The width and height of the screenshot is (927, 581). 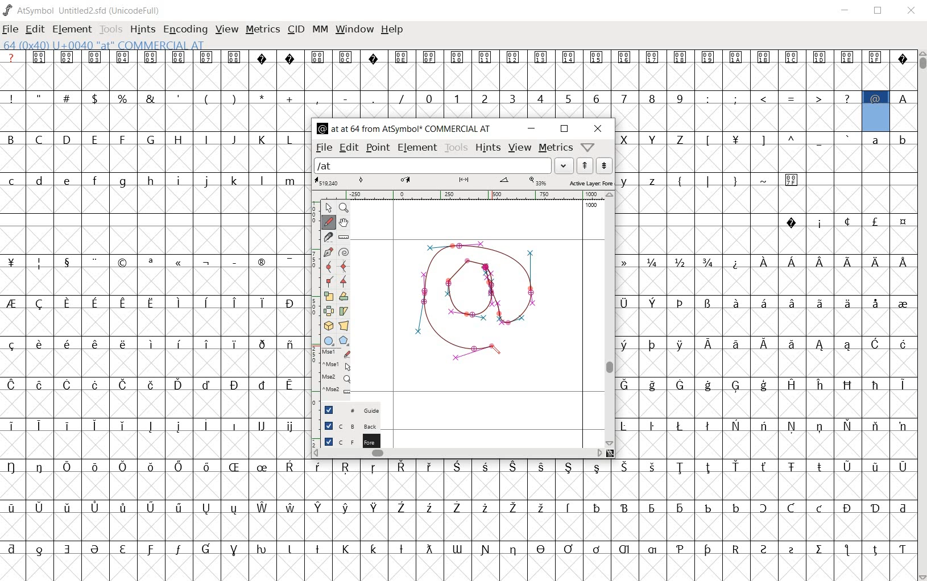 I want to click on view, so click(x=520, y=148).